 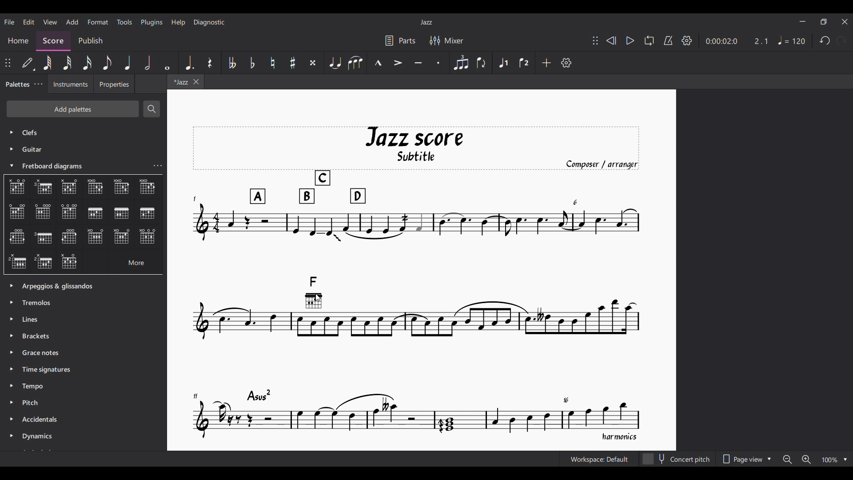 I want to click on Add palettes, so click(x=72, y=108).